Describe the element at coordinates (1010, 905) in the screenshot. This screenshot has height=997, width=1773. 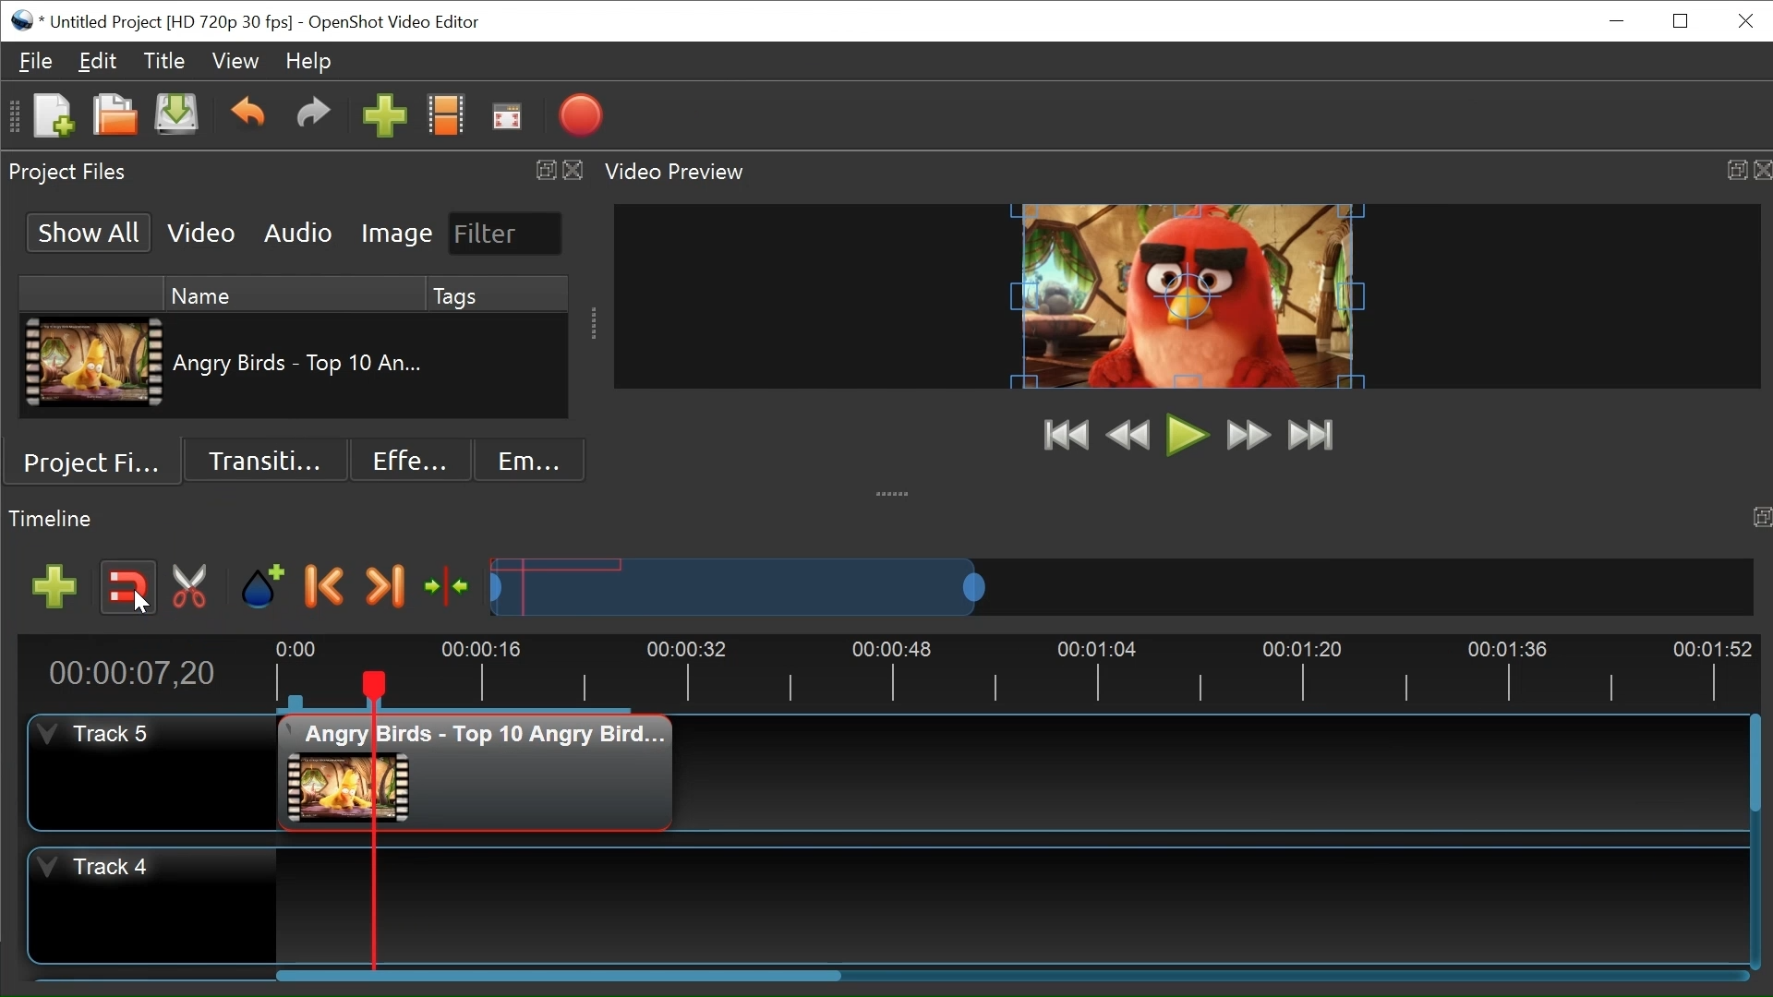
I see `Track Panel` at that location.